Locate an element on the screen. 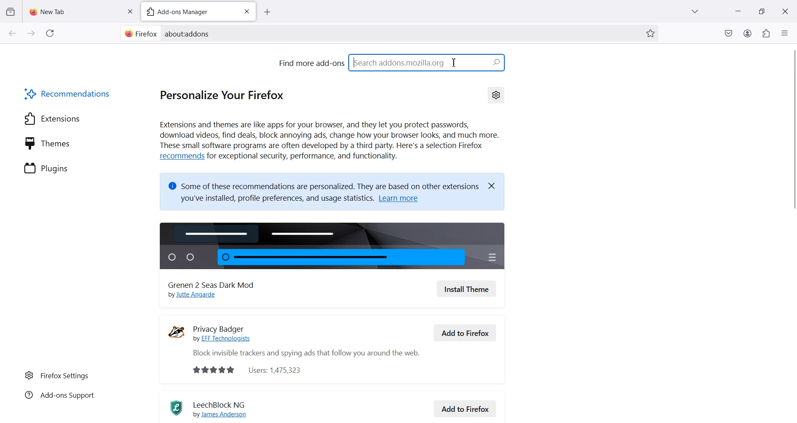 Image resolution: width=797 pixels, height=423 pixels. Find more add-ons is located at coordinates (310, 63).